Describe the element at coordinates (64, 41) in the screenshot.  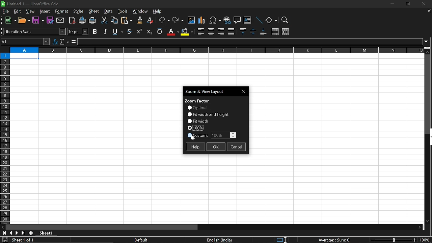
I see `select function` at that location.